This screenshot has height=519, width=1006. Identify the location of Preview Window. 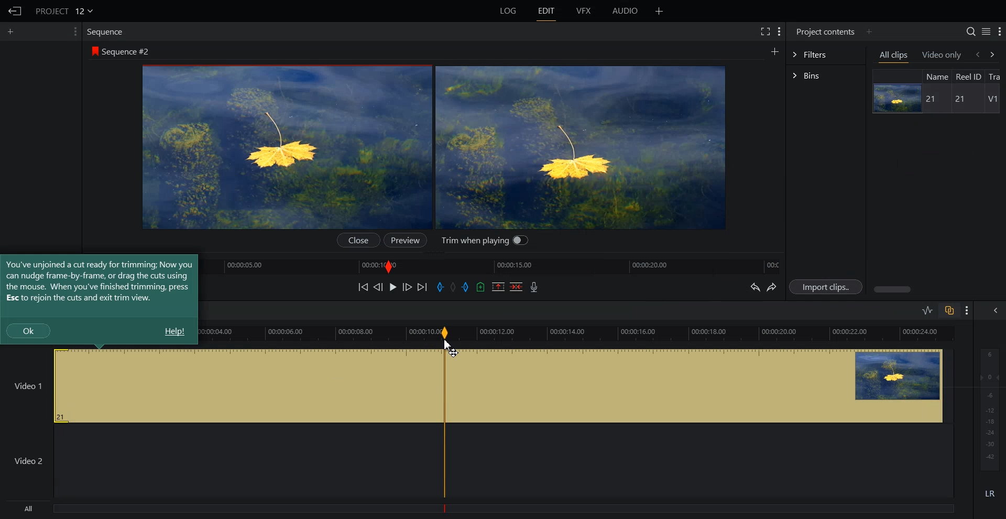
(579, 147).